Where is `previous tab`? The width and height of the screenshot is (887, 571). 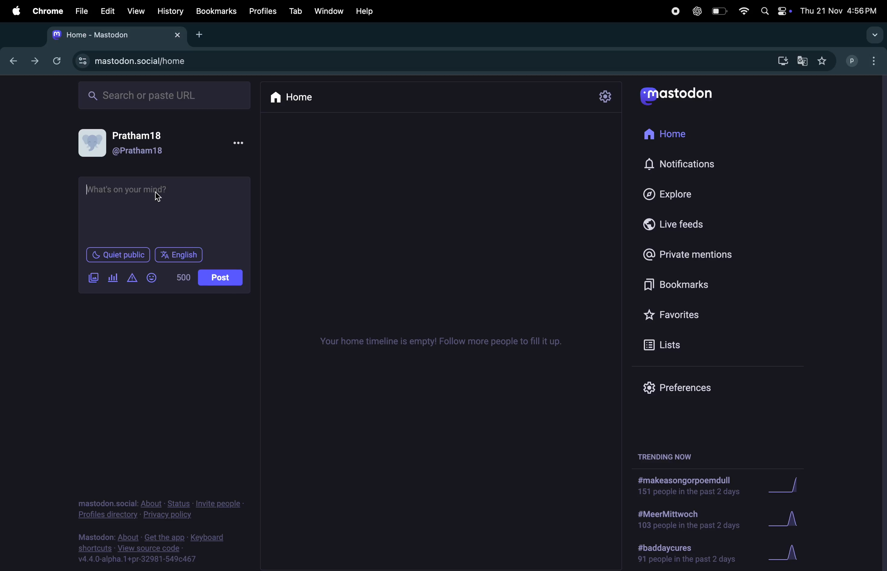 previous tab is located at coordinates (15, 60).